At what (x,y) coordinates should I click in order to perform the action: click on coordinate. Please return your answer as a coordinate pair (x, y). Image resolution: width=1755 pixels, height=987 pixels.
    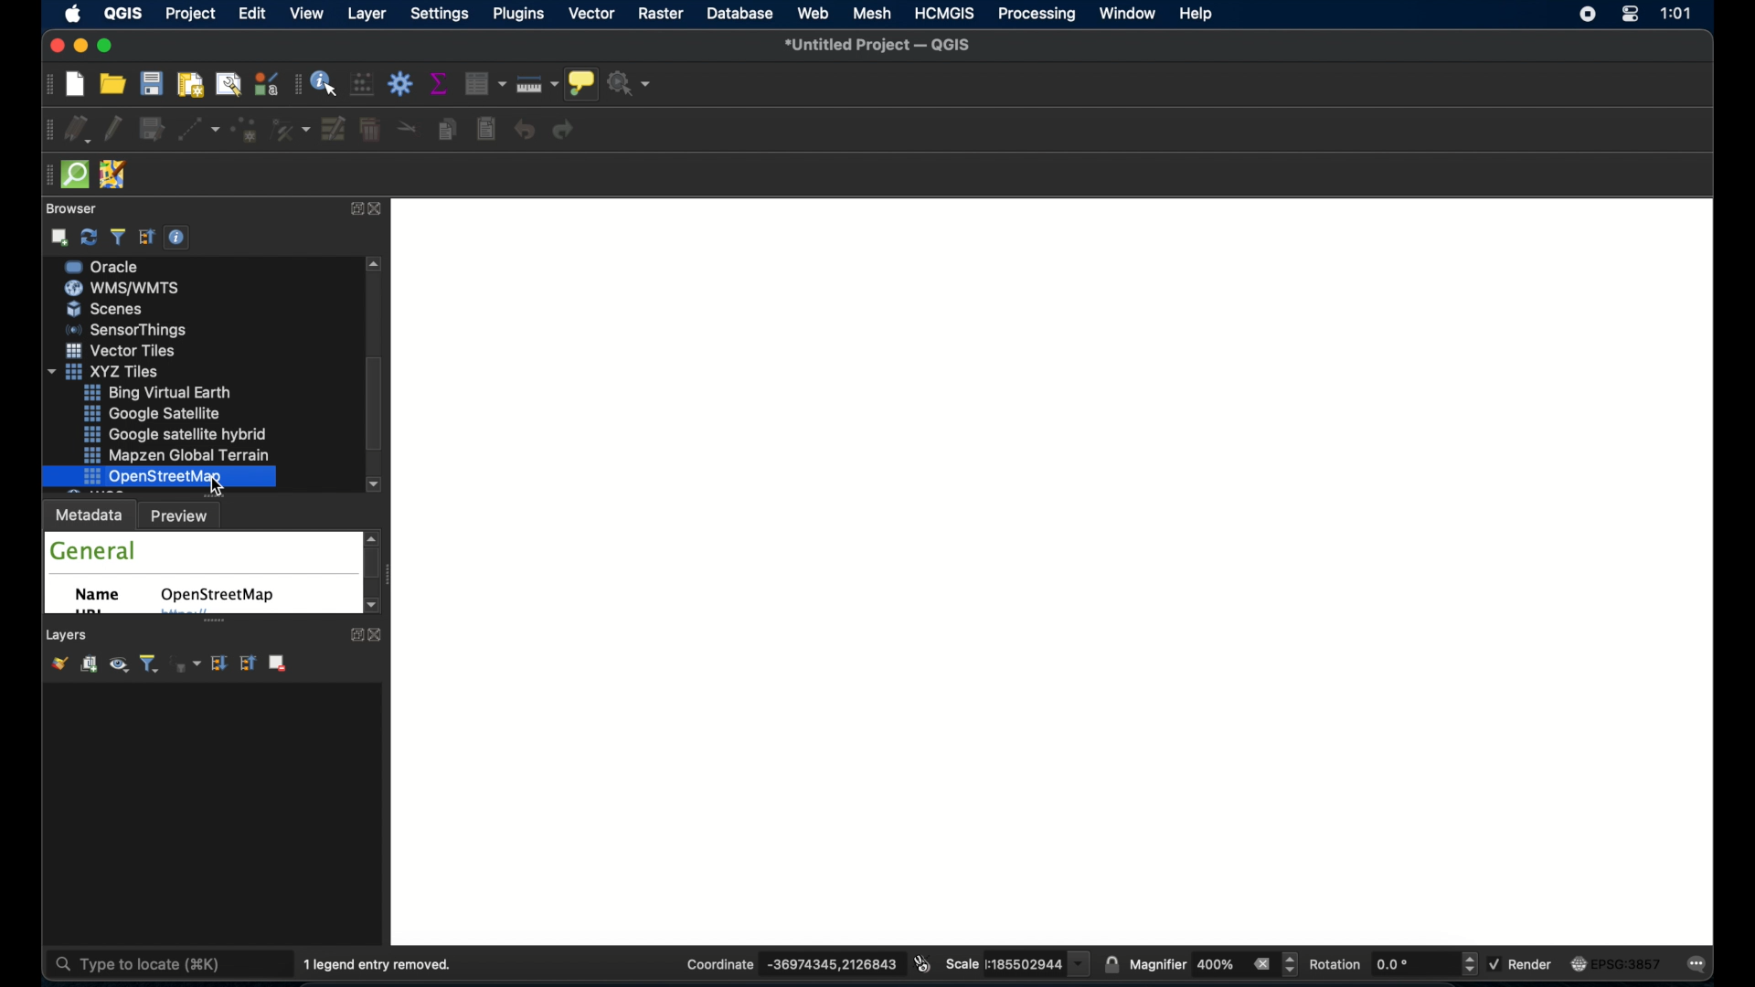
    Looking at the image, I should click on (791, 964).